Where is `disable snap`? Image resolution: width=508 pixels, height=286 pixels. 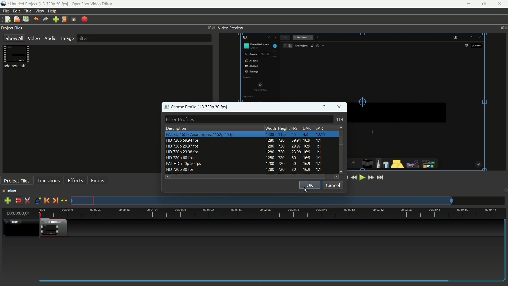 disable snap is located at coordinates (18, 200).